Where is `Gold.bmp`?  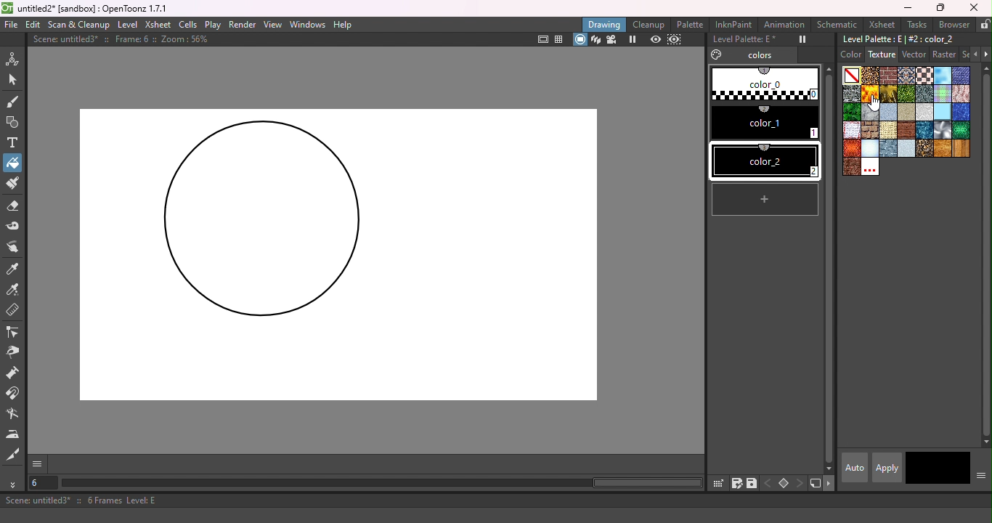 Gold.bmp is located at coordinates (889, 94).